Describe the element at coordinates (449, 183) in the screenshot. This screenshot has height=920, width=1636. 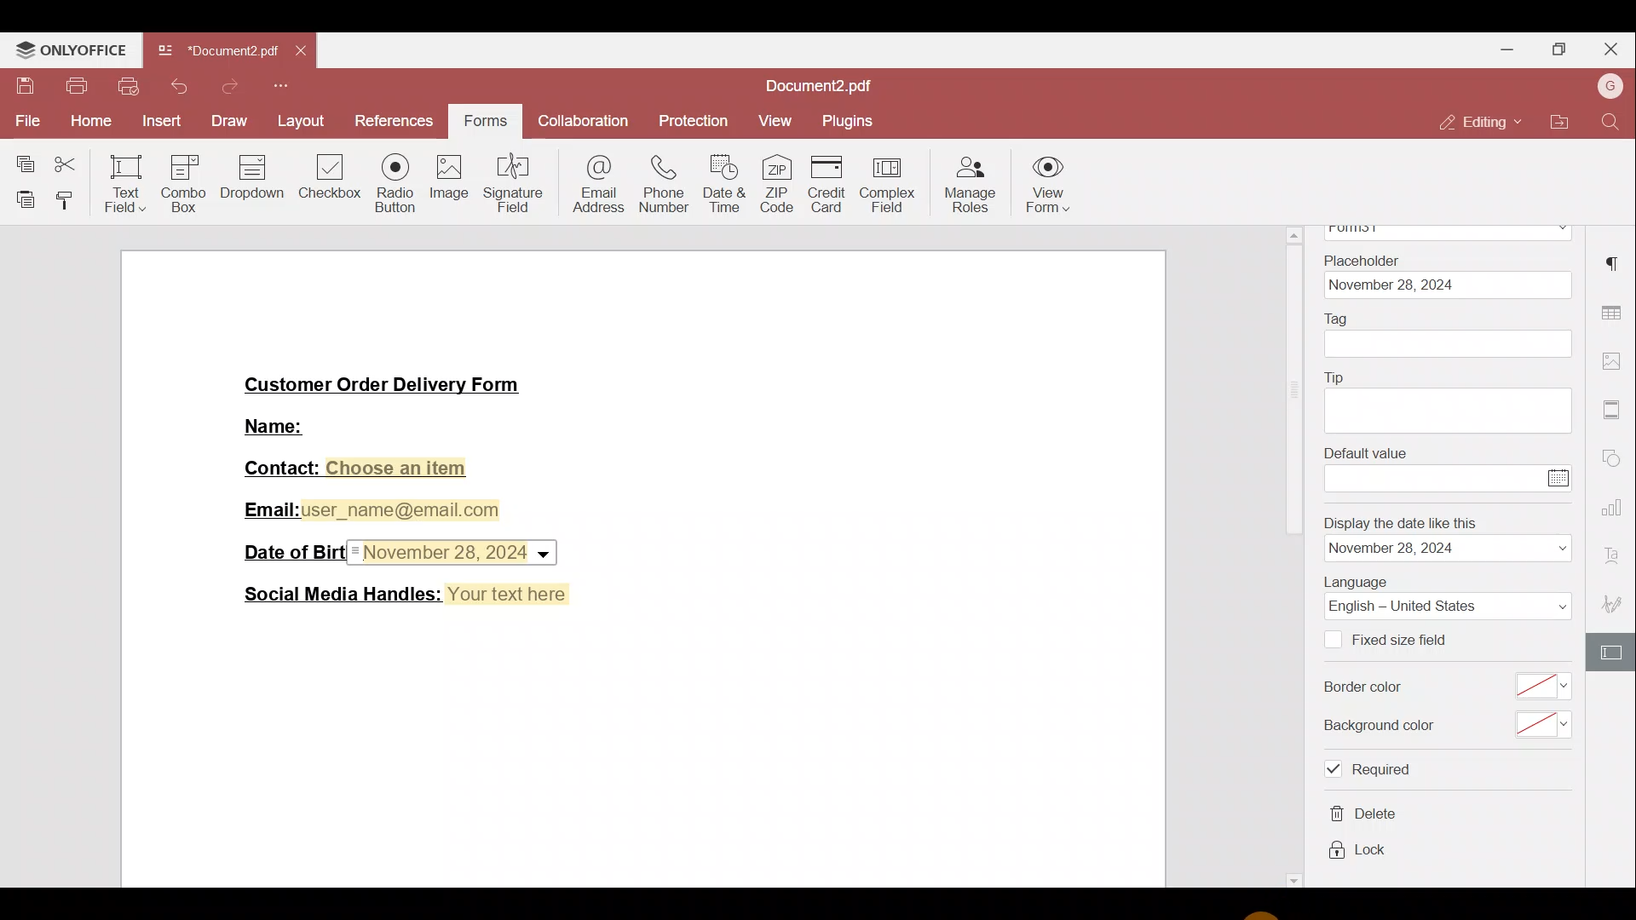
I see `Image` at that location.